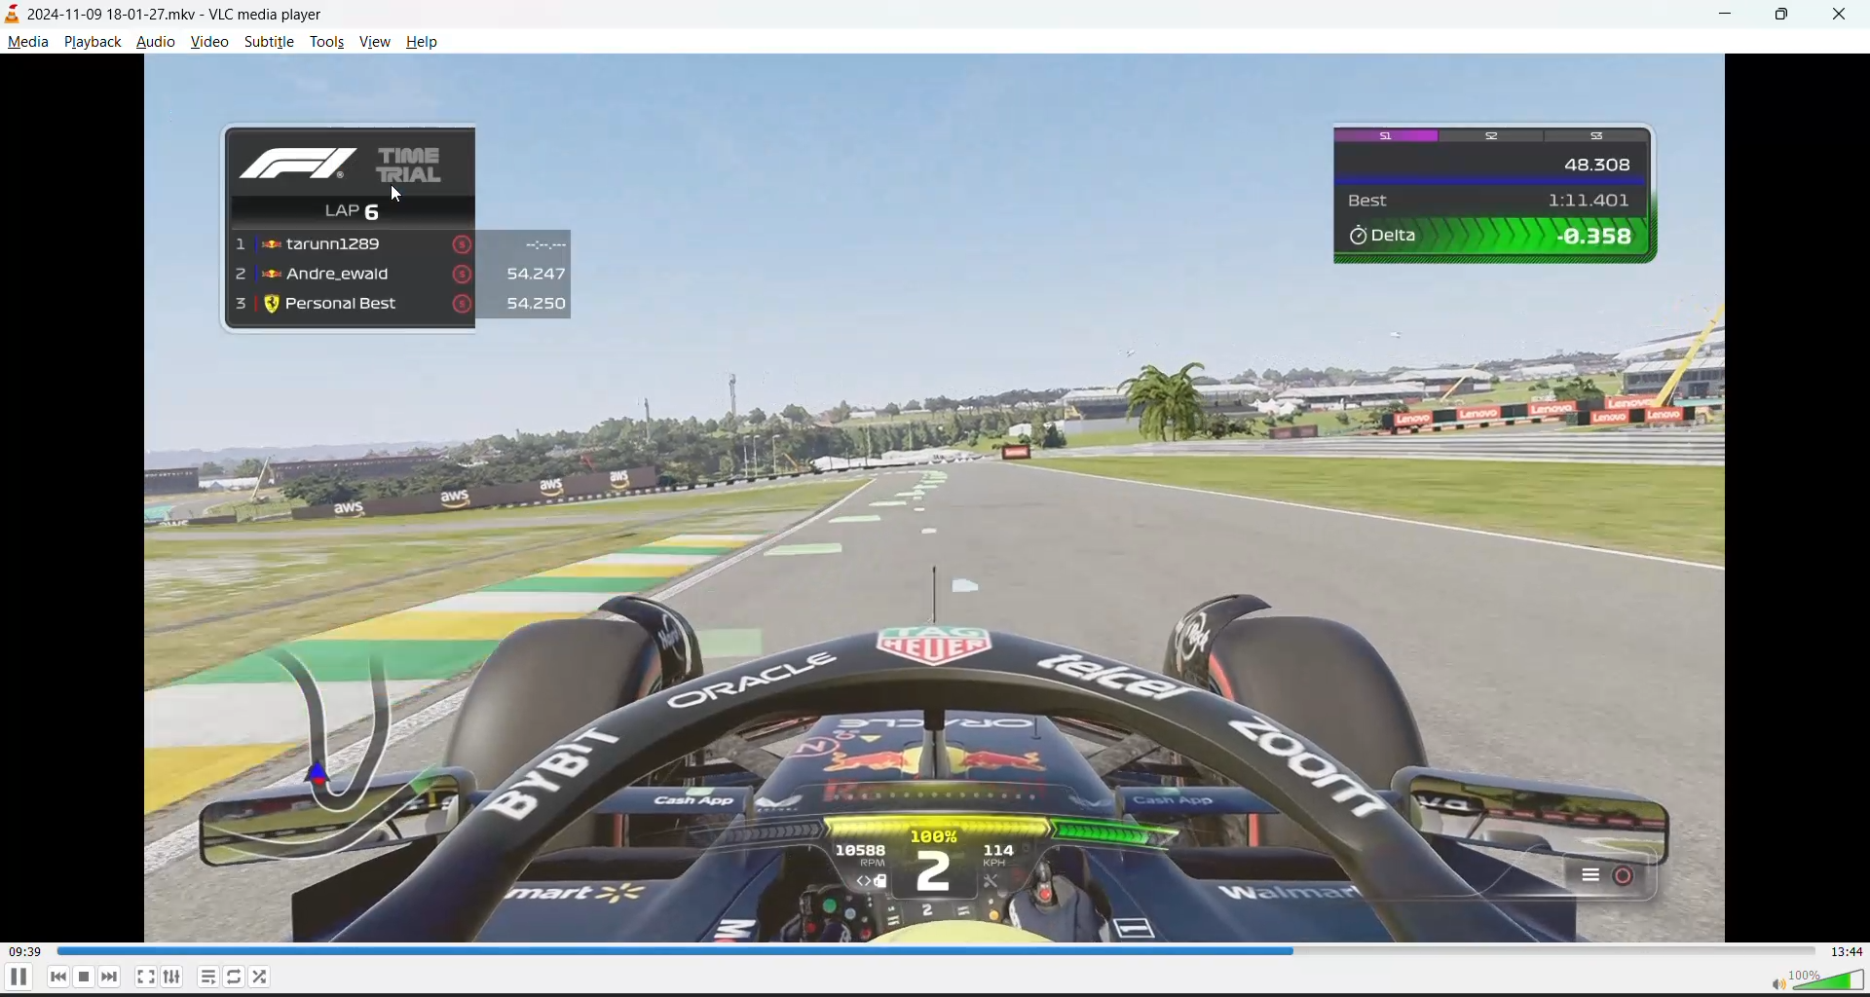 The width and height of the screenshot is (1870, 997). I want to click on cursor, so click(401, 193).